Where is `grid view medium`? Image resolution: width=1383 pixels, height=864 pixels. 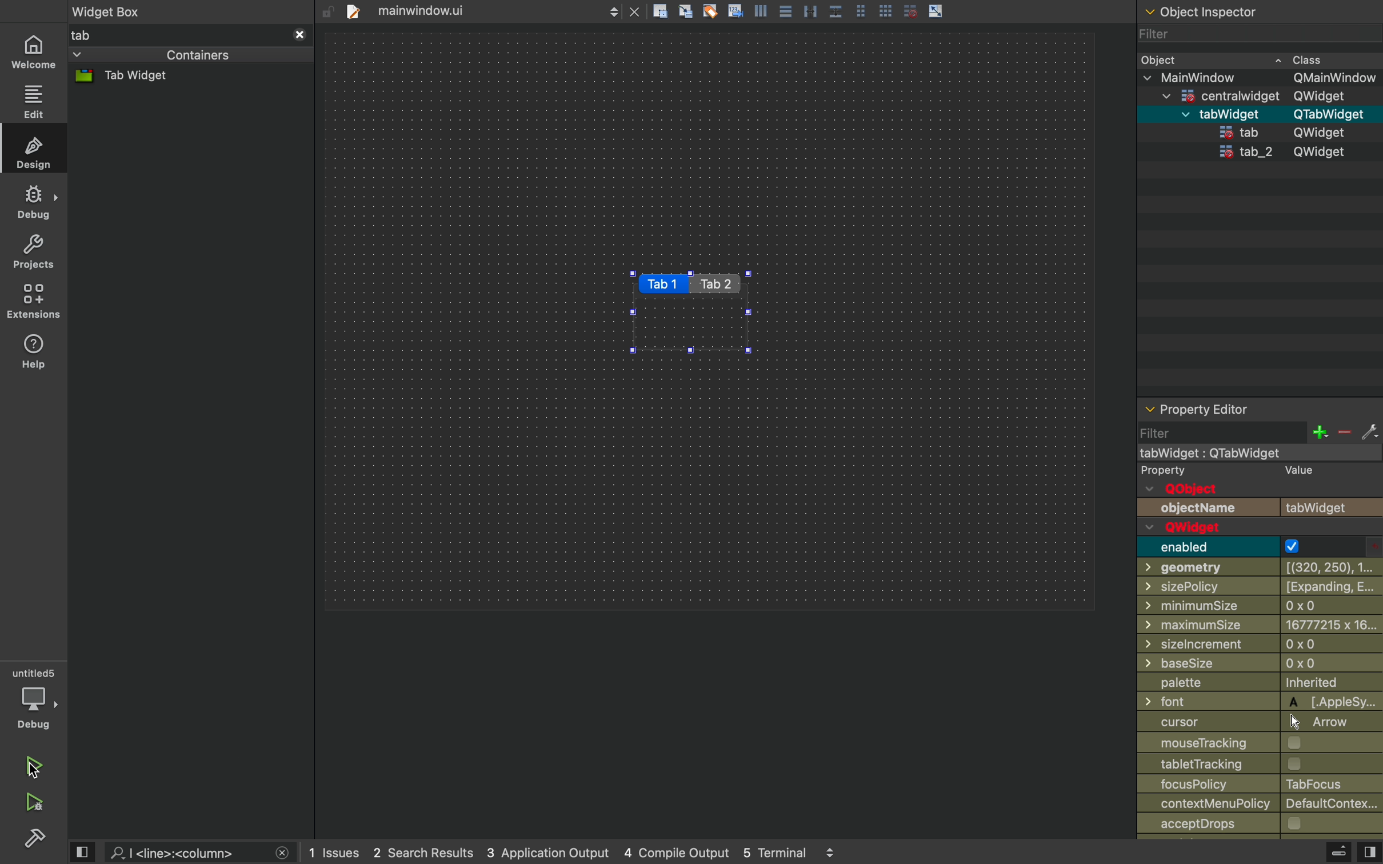 grid view medium is located at coordinates (861, 10).